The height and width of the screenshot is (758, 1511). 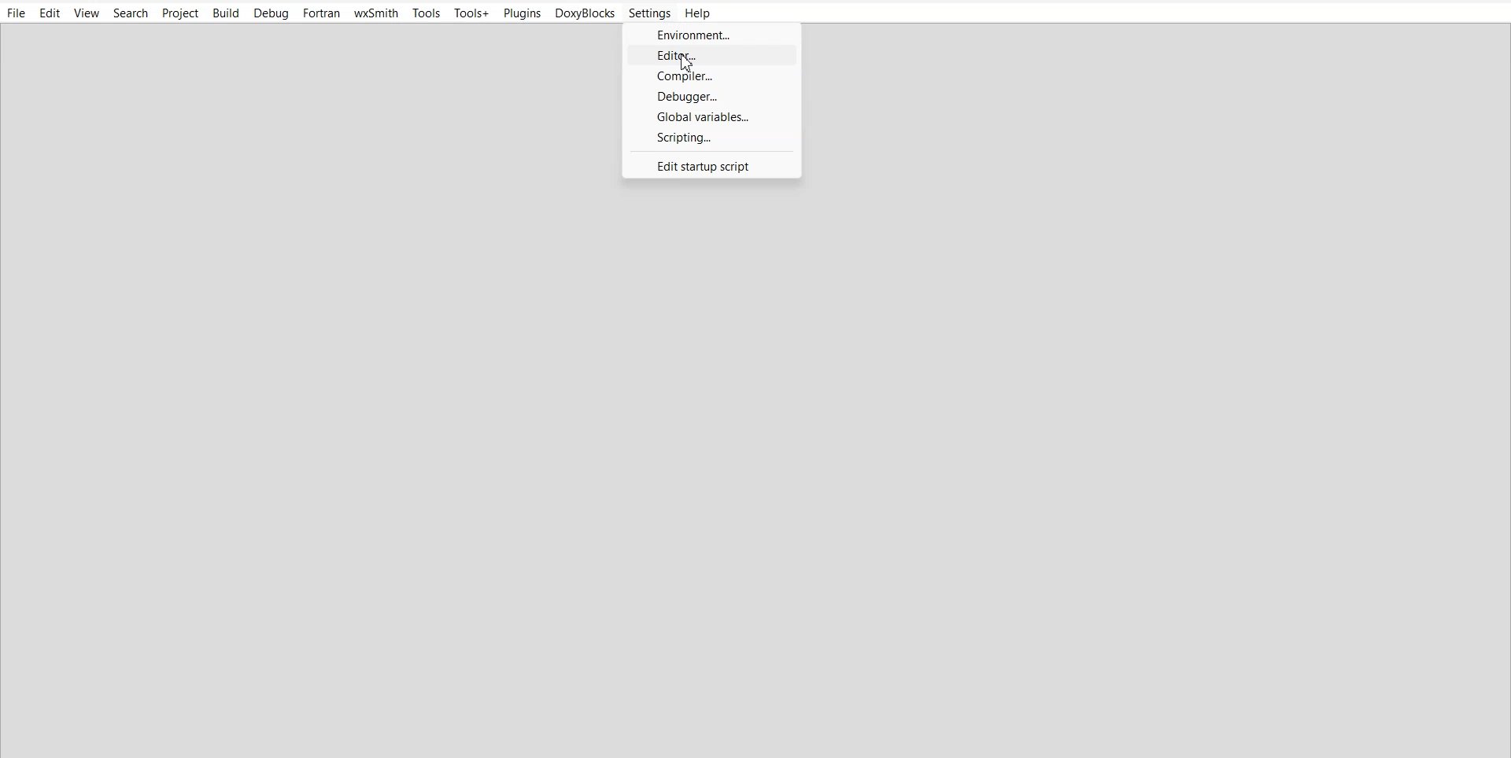 I want to click on View, so click(x=87, y=13).